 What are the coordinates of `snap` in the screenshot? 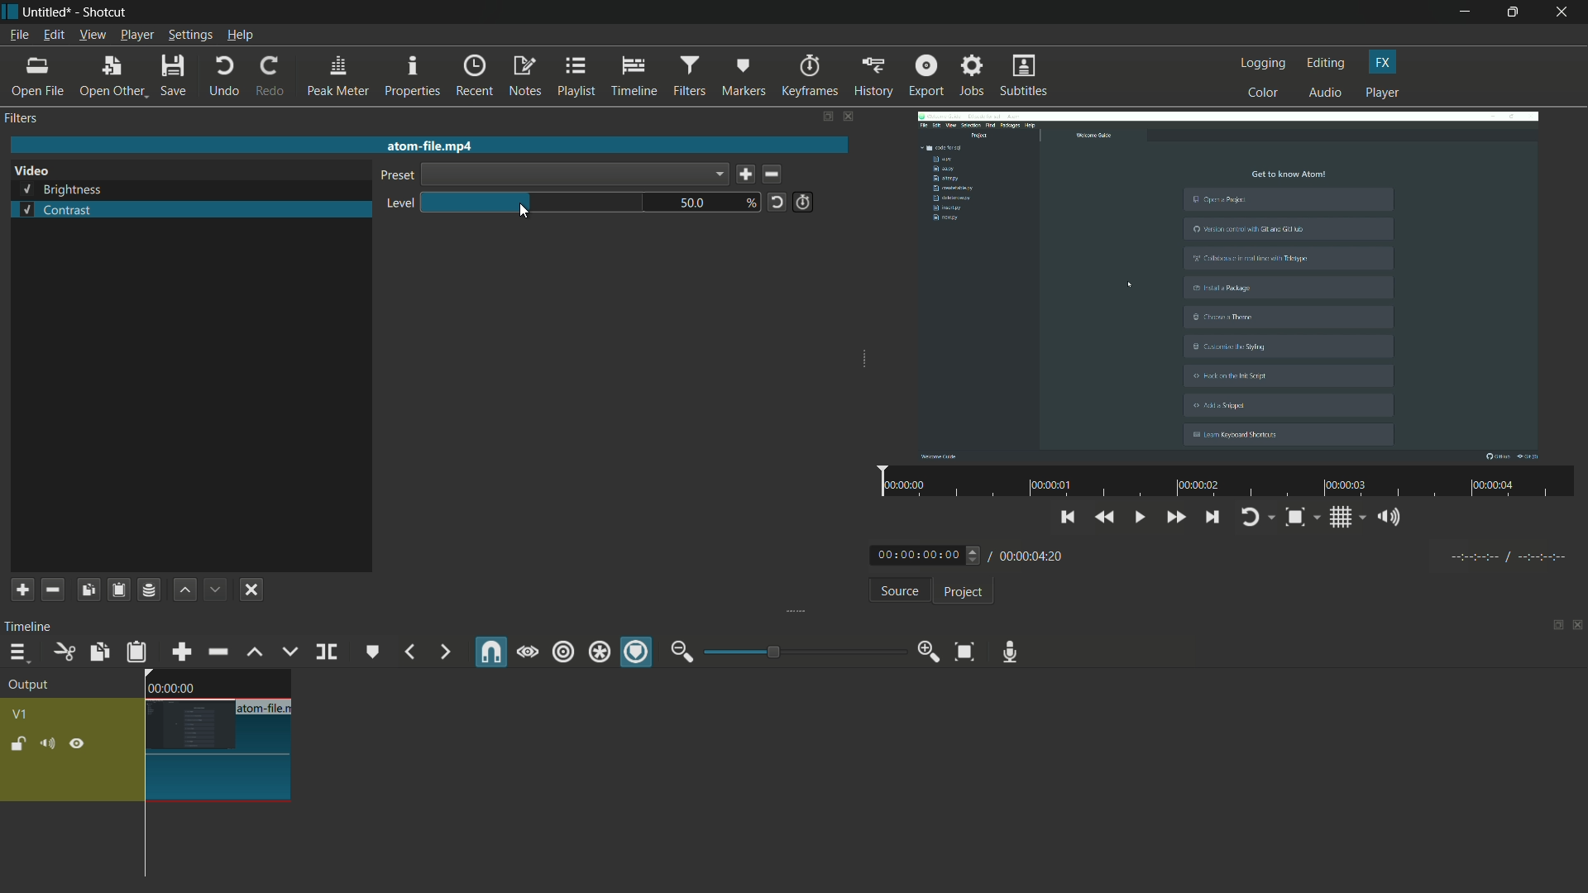 It's located at (492, 652).